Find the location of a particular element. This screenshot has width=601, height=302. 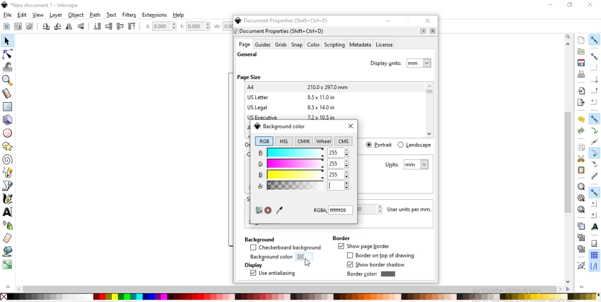

flip horizontally is located at coordinates (70, 27).